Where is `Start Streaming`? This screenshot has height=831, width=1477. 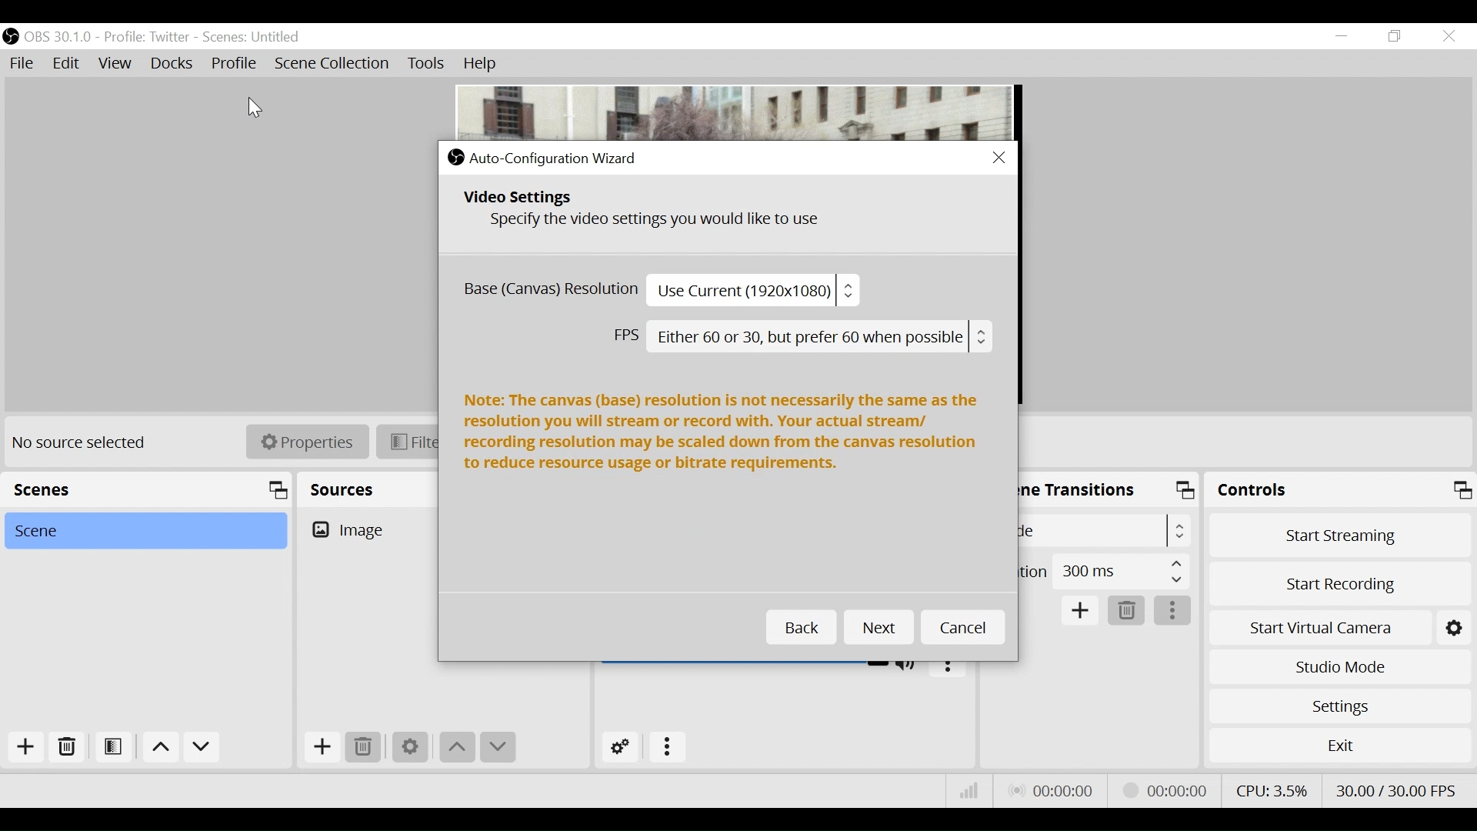
Start Streaming is located at coordinates (1340, 534).